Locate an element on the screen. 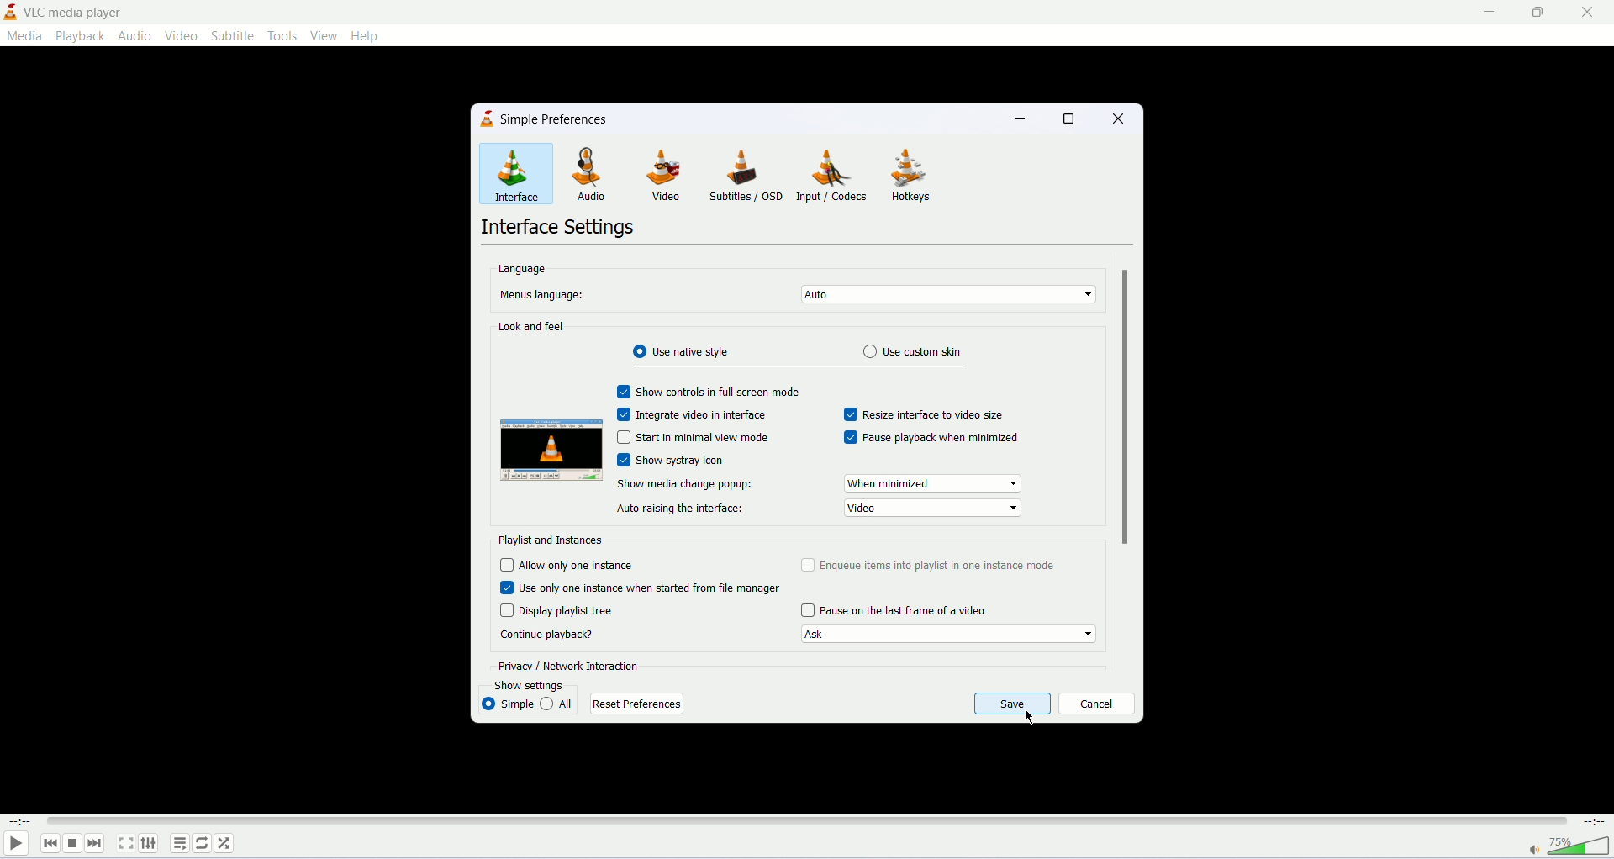 Image resolution: width=1614 pixels, height=859 pixels. language is located at coordinates (520, 270).